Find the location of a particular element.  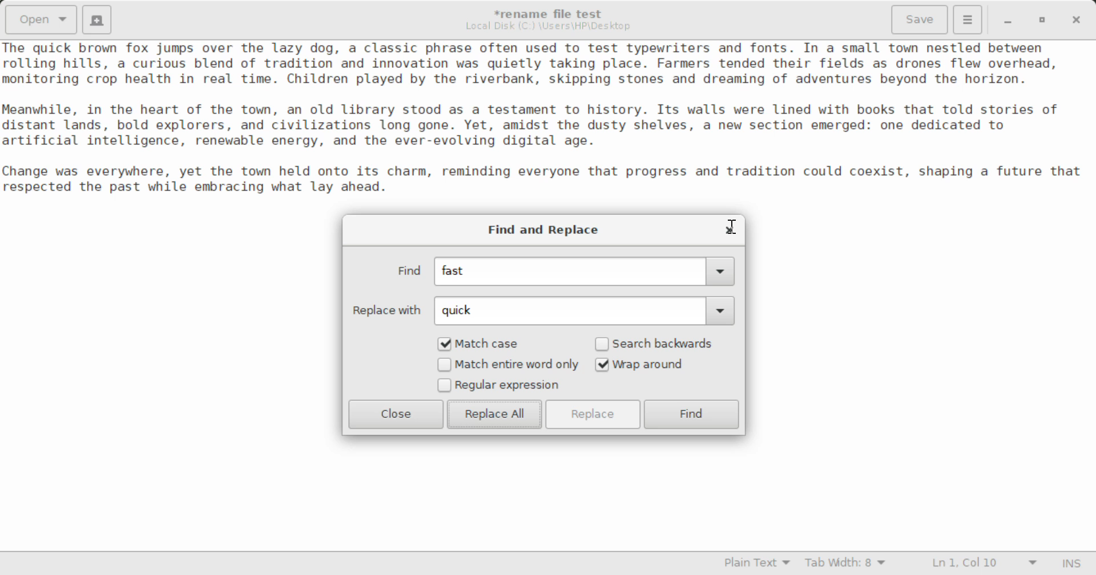

Match entire word only is located at coordinates (507, 366).